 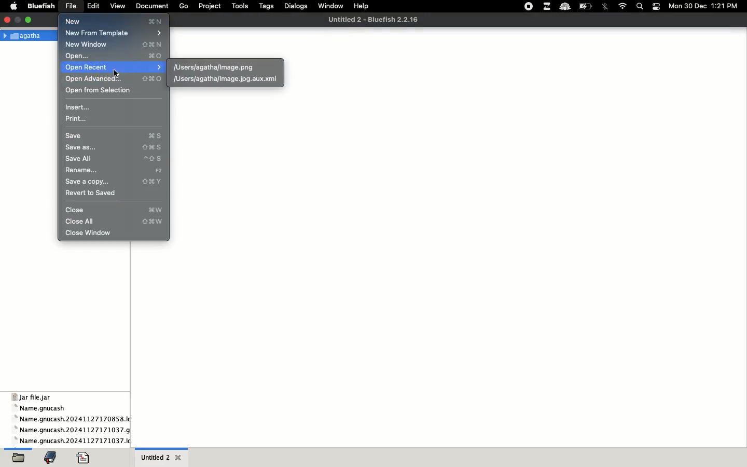 I want to click on rename, so click(x=114, y=170).